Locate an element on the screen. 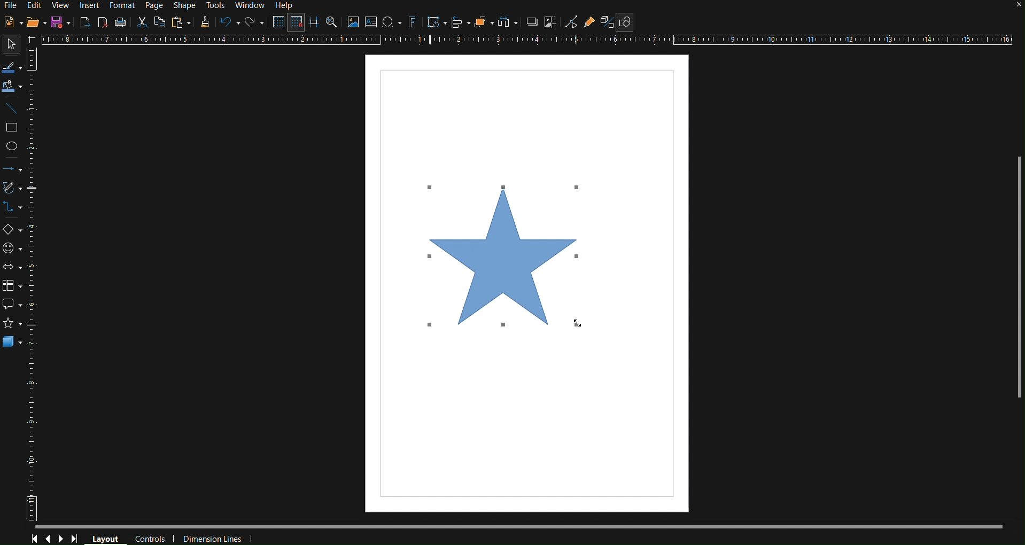  Shadow is located at coordinates (530, 24).